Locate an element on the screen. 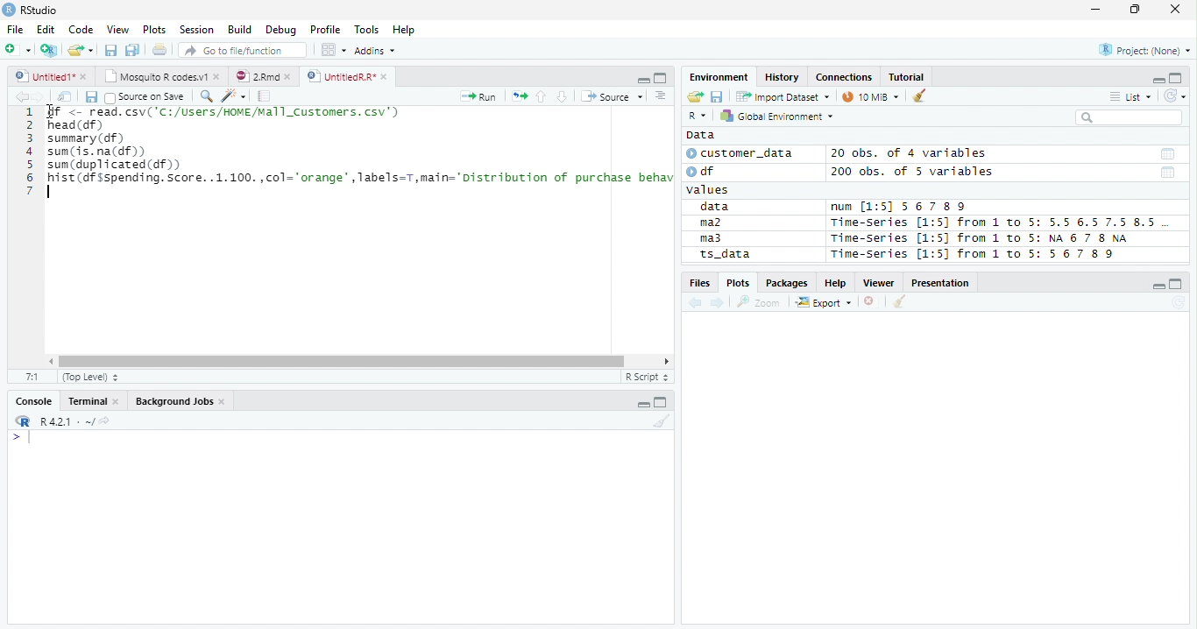 Image resolution: width=1197 pixels, height=629 pixels. Date is located at coordinates (1166, 154).